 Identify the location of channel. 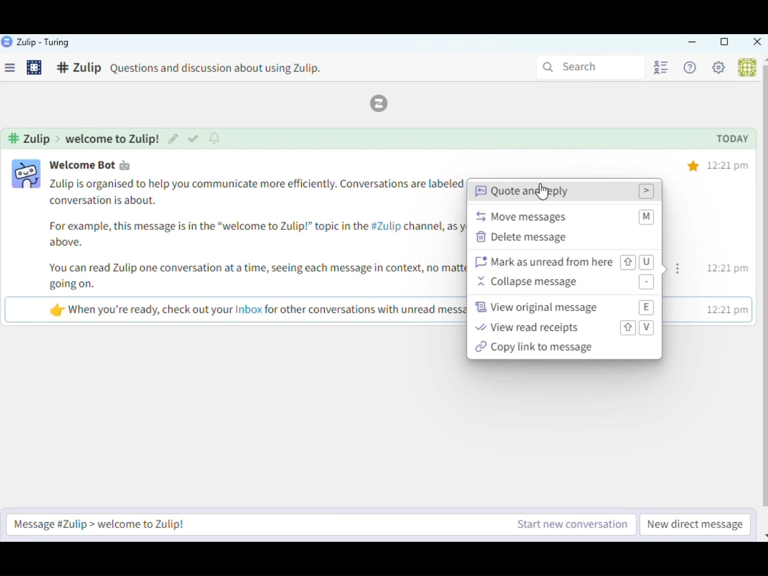
(85, 138).